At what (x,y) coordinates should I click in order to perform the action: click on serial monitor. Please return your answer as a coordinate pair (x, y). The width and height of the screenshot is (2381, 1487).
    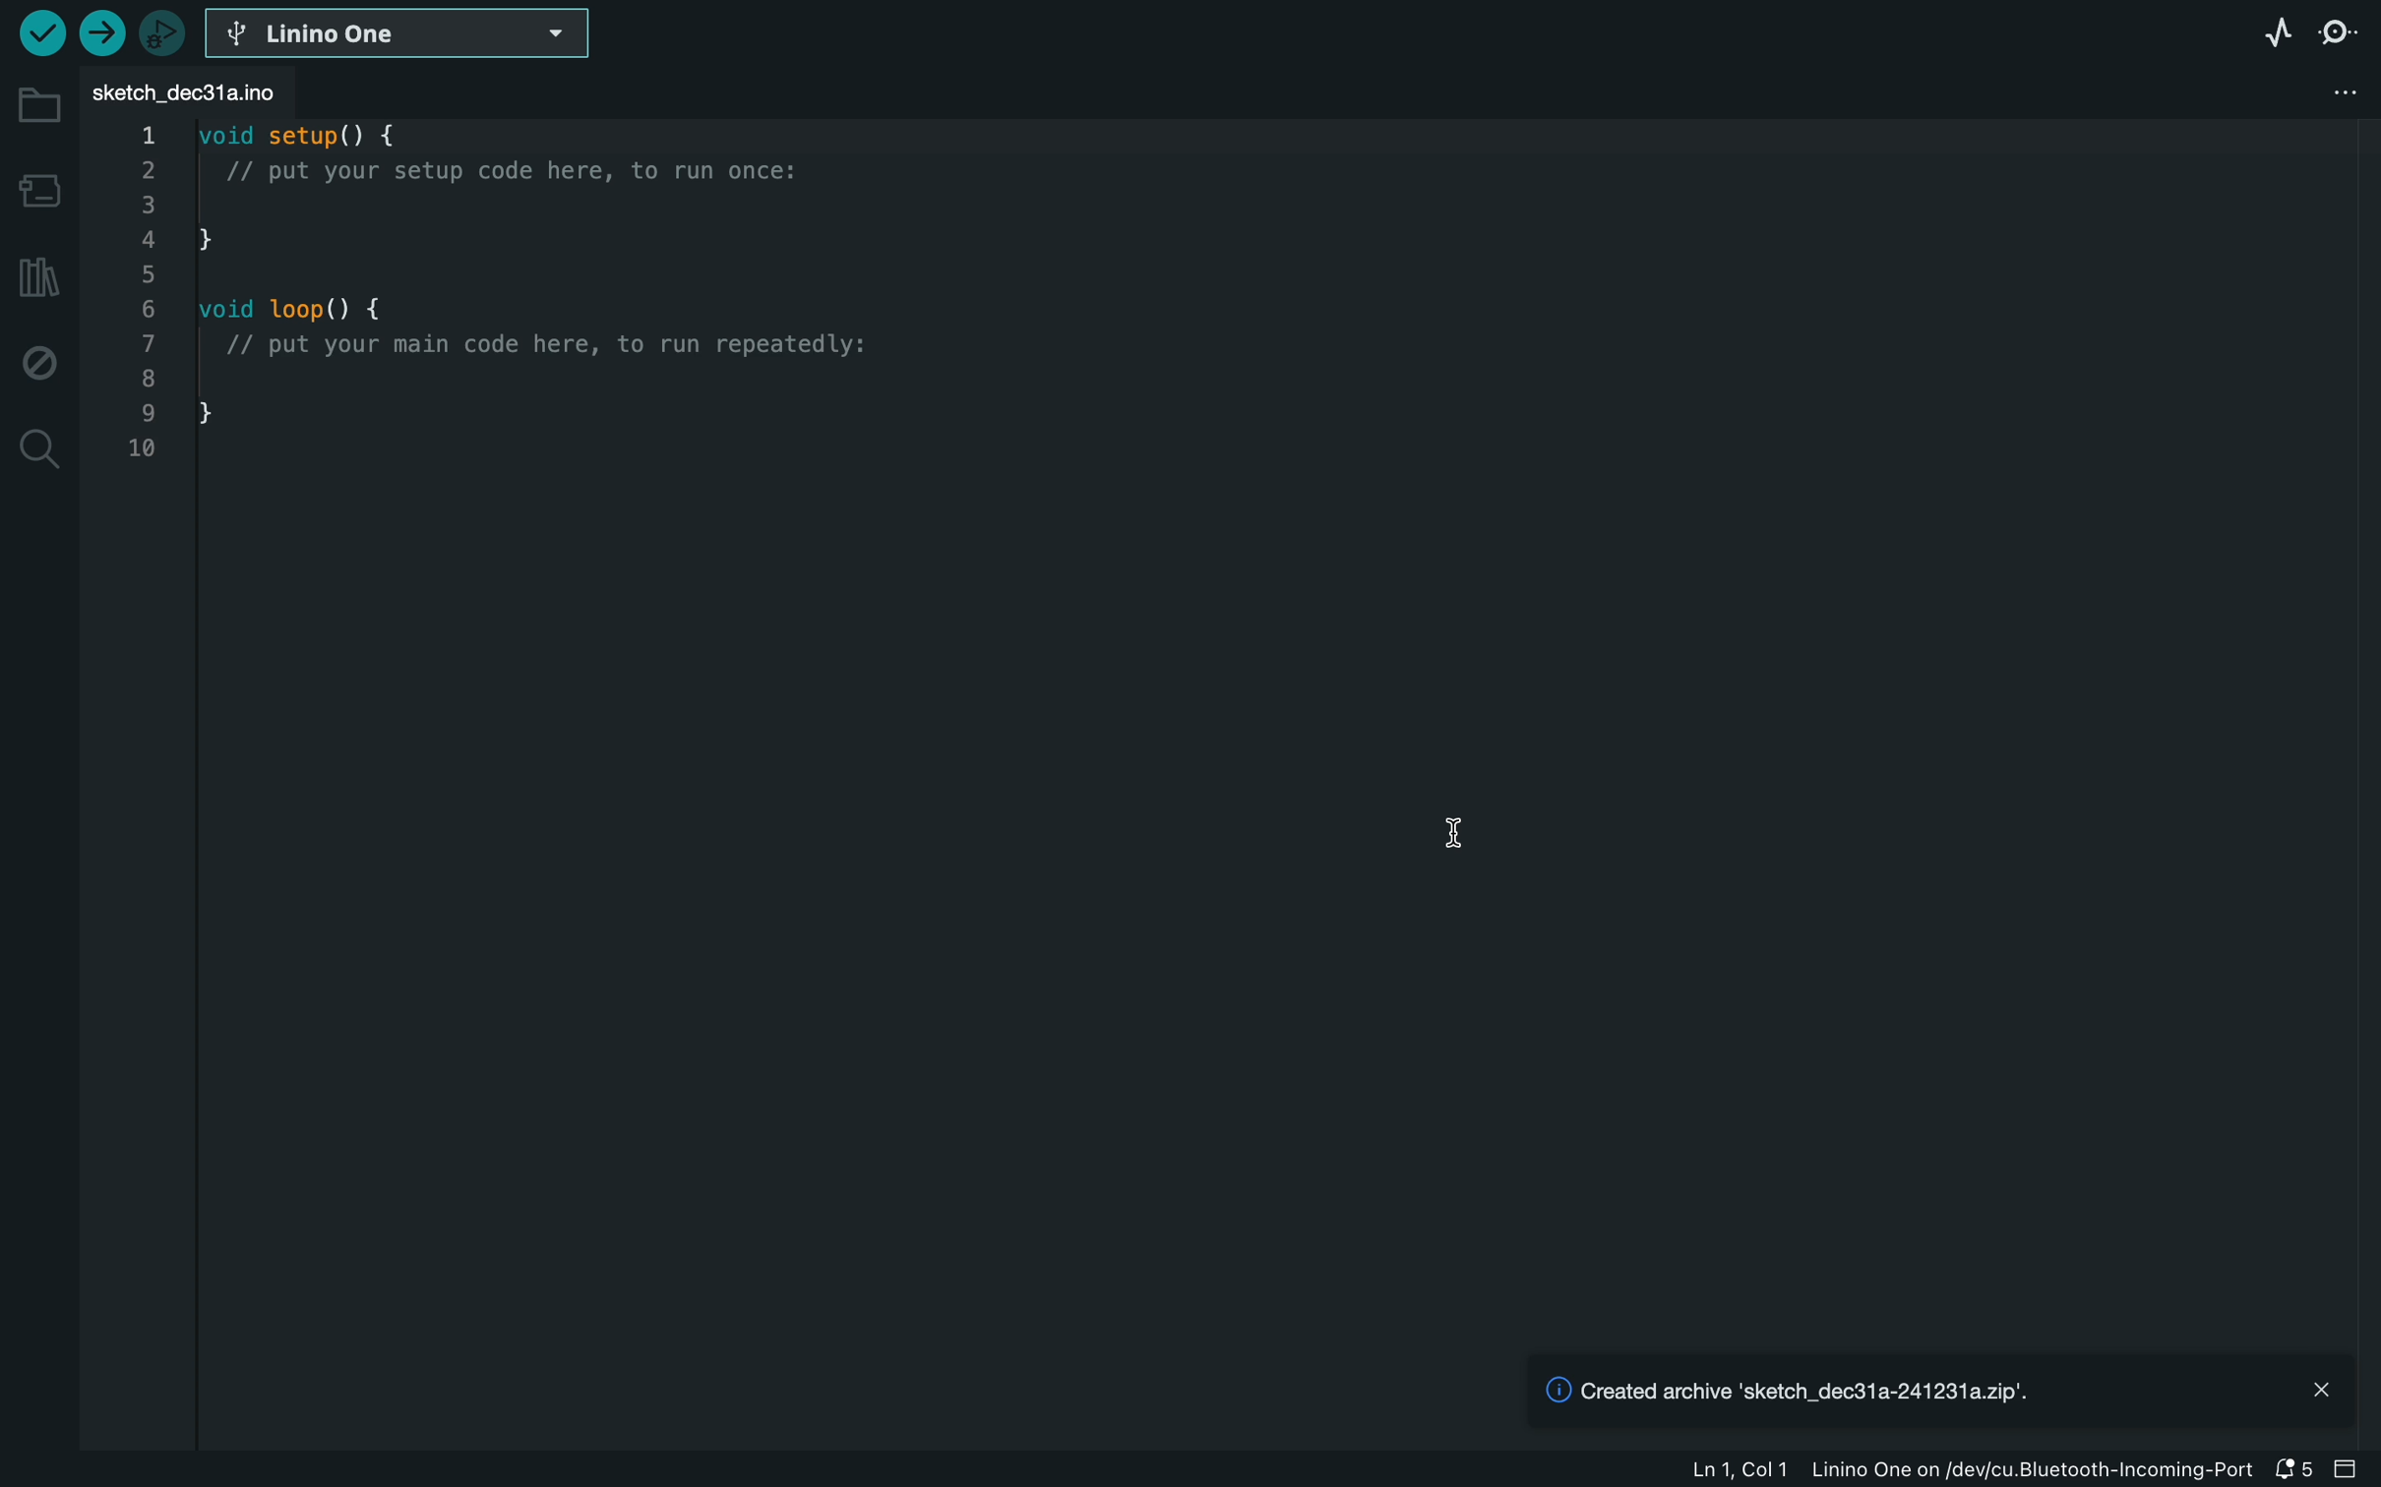
    Looking at the image, I should click on (2346, 32).